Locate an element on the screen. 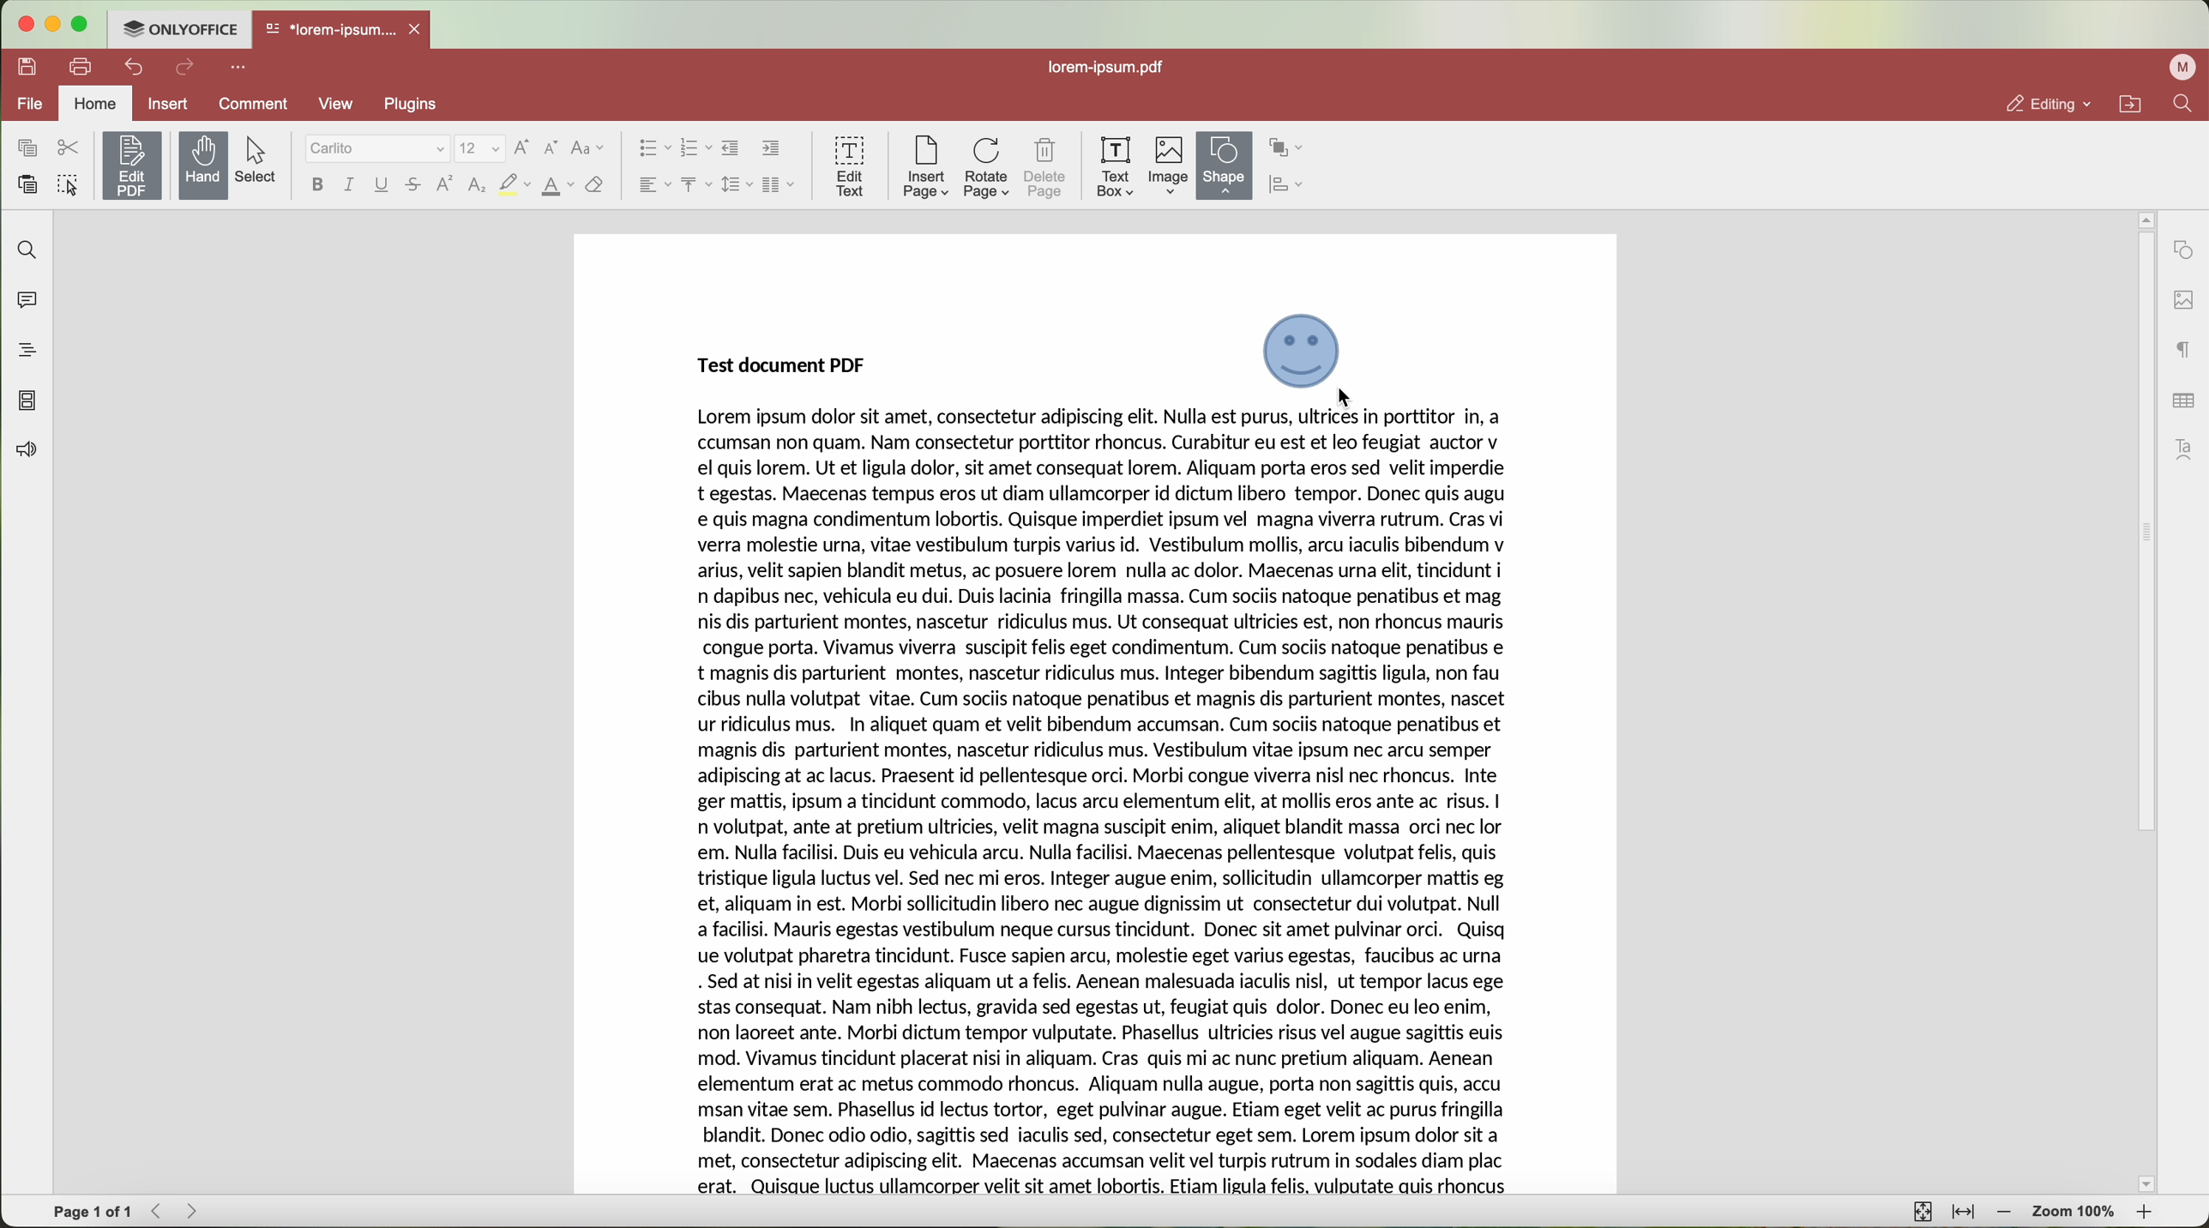 The width and height of the screenshot is (2209, 1228). feedback and support is located at coordinates (27, 450).